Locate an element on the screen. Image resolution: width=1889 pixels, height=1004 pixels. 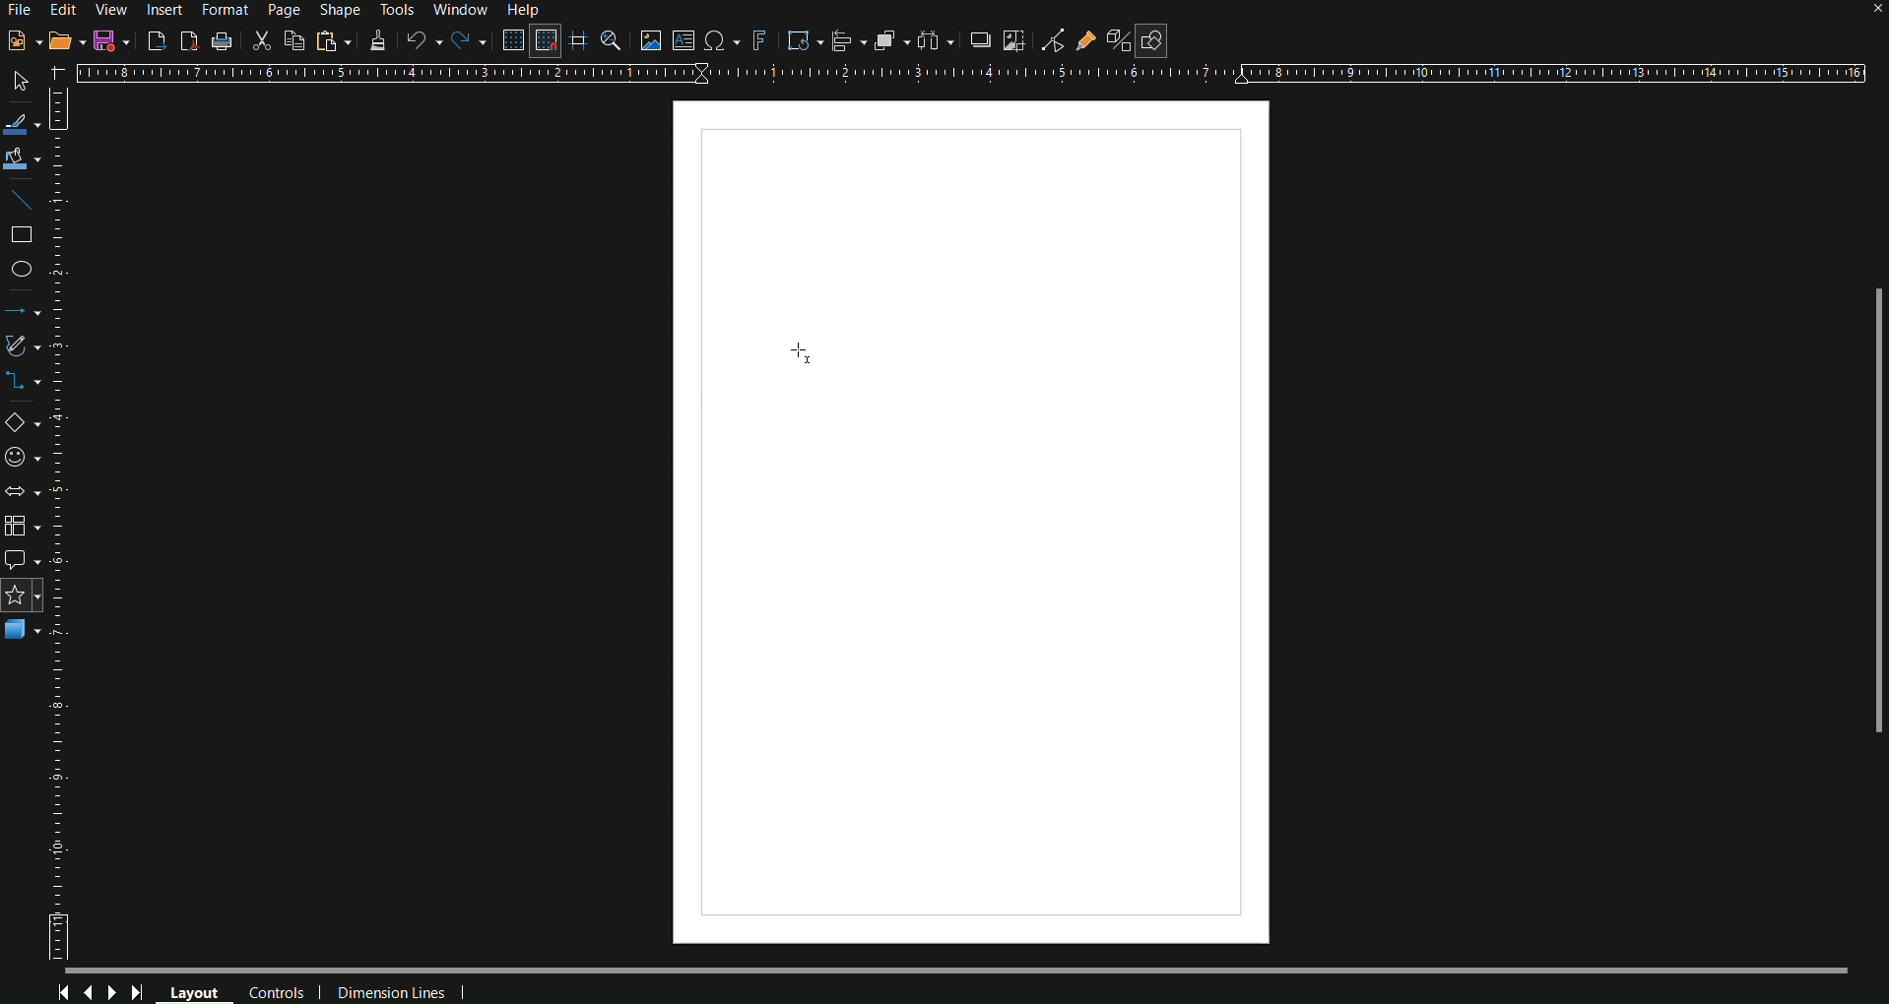
Show Gluepoint Functions is located at coordinates (1088, 41).